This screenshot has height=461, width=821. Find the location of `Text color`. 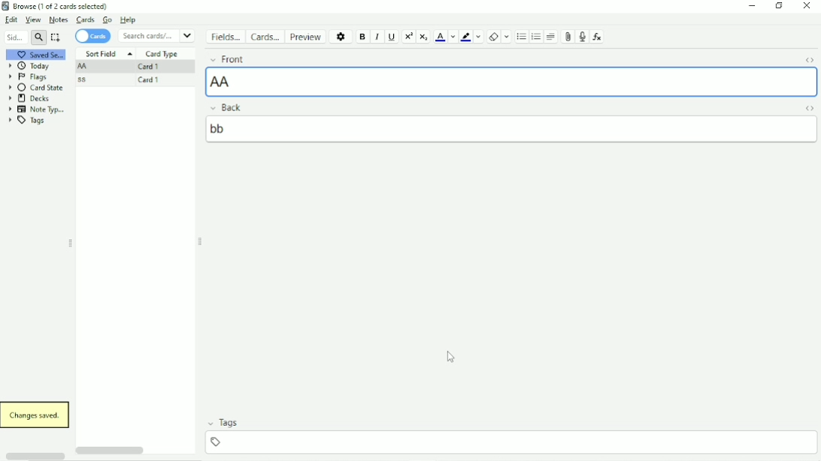

Text color is located at coordinates (440, 36).